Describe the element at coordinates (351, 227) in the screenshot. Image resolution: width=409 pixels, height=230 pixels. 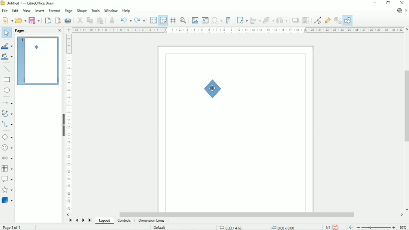
I see `Fit page to current window` at that location.